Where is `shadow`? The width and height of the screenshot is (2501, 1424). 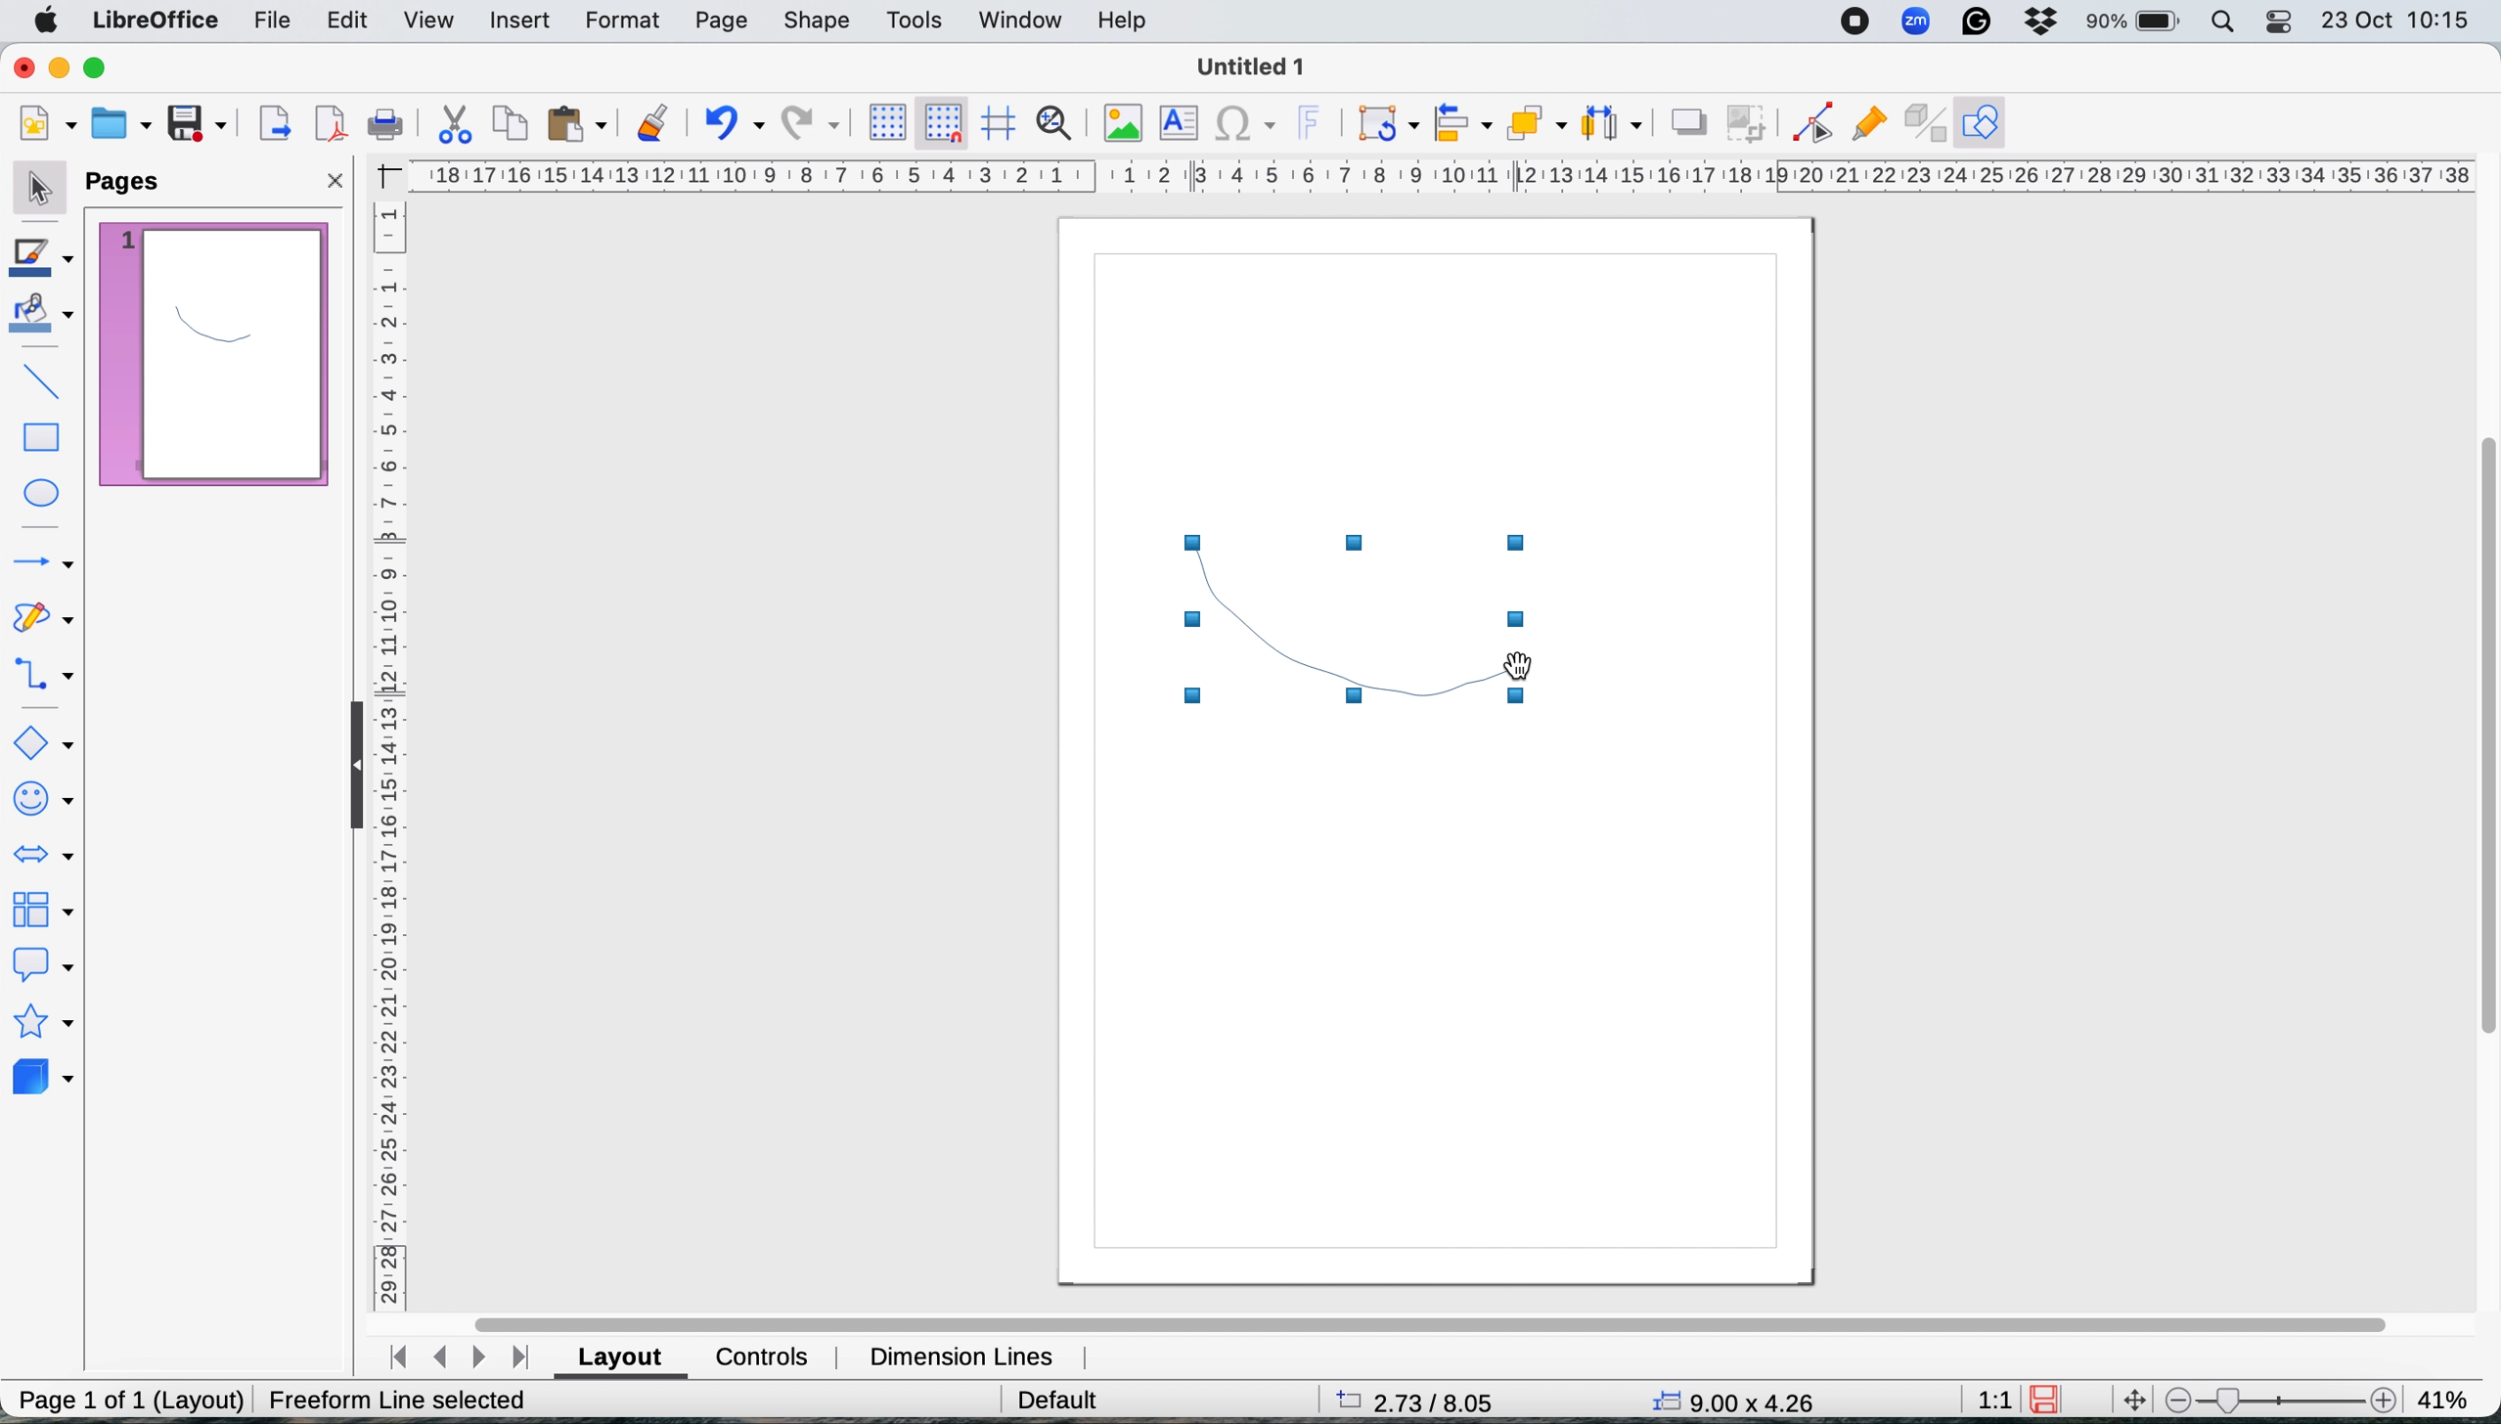
shadow is located at coordinates (1690, 124).